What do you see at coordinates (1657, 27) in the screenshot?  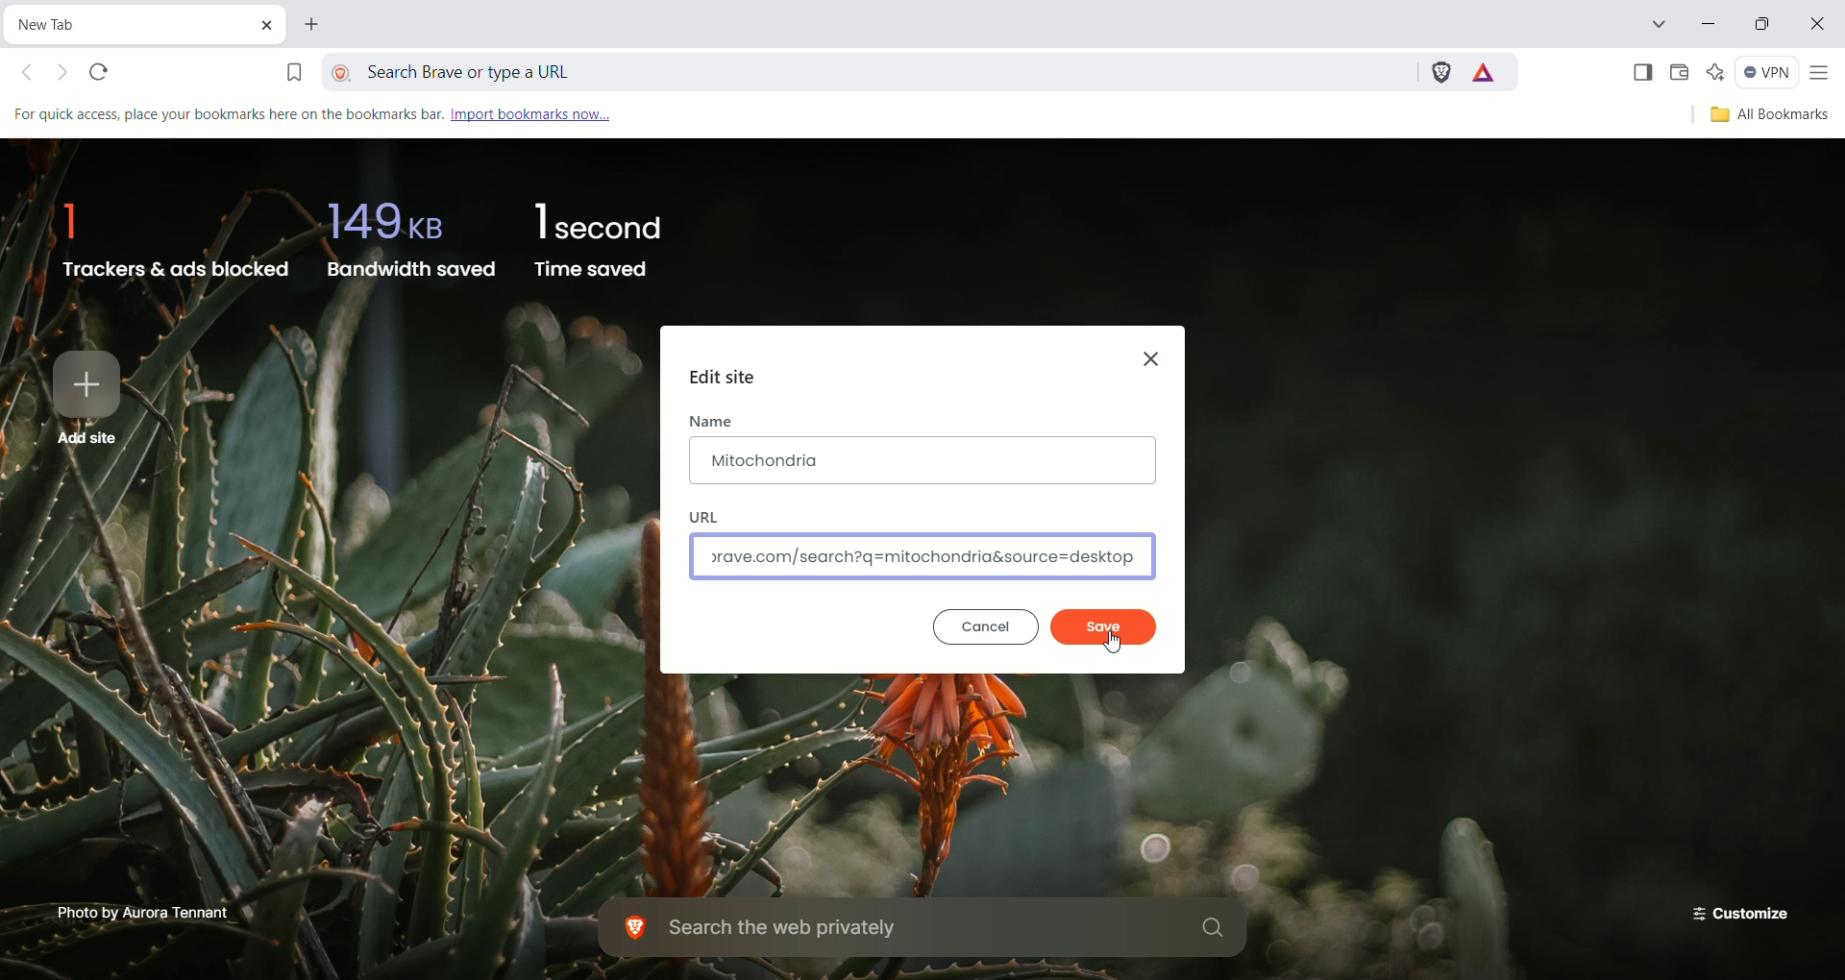 I see `search tabs` at bounding box center [1657, 27].